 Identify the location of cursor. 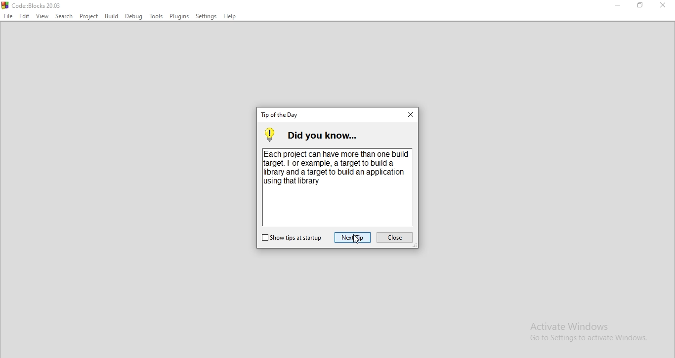
(353, 240).